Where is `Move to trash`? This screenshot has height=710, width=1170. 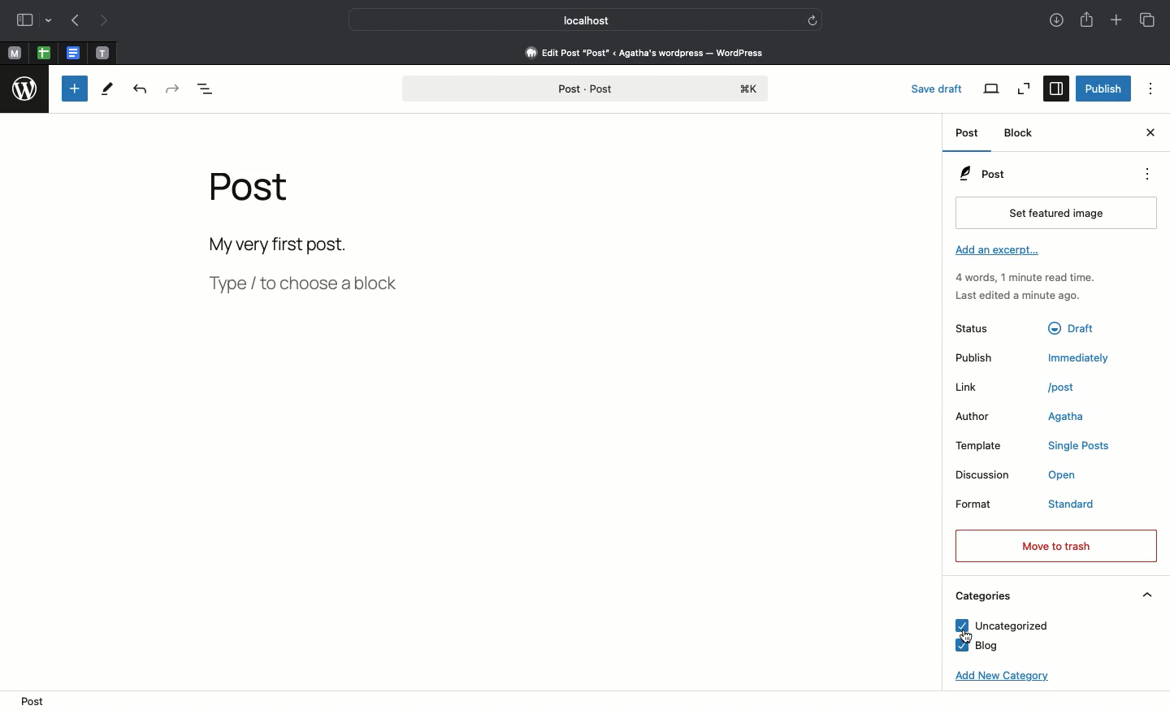
Move to trash is located at coordinates (1055, 545).